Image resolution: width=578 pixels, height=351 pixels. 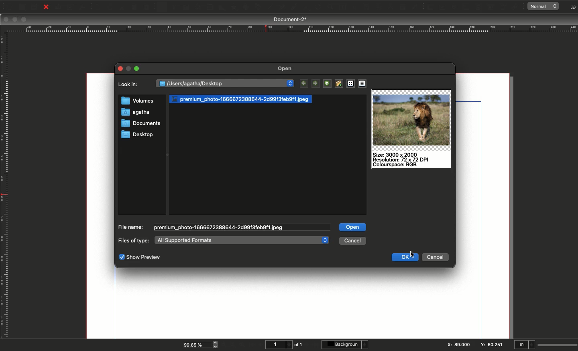 What do you see at coordinates (110, 8) in the screenshot?
I see `Redo` at bounding box center [110, 8].